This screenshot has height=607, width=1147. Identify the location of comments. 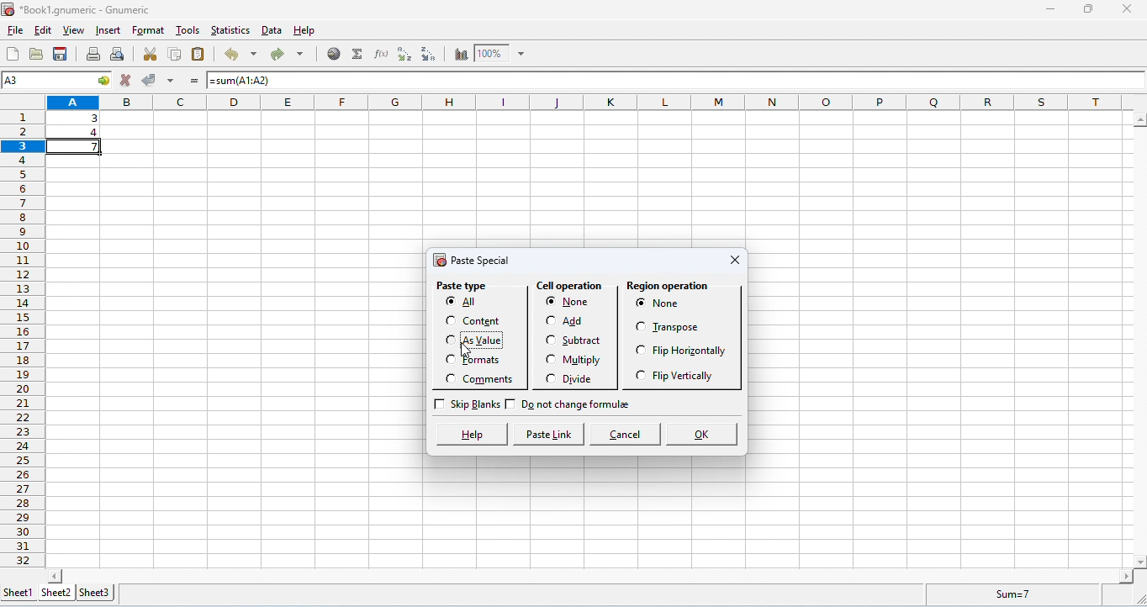
(493, 380).